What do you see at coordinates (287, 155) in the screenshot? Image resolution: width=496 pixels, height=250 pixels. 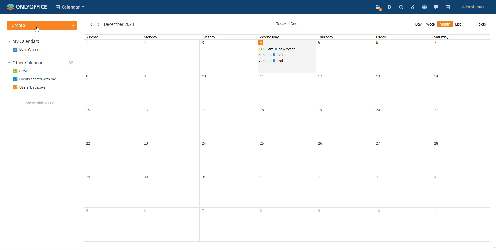 I see `wednesday` at bounding box center [287, 155].